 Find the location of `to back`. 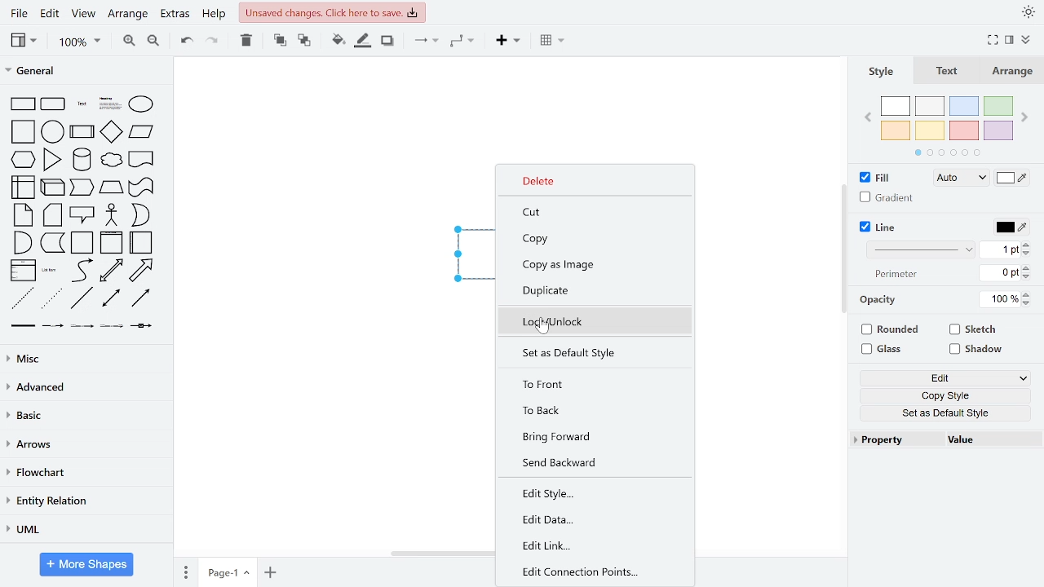

to back is located at coordinates (589, 410).